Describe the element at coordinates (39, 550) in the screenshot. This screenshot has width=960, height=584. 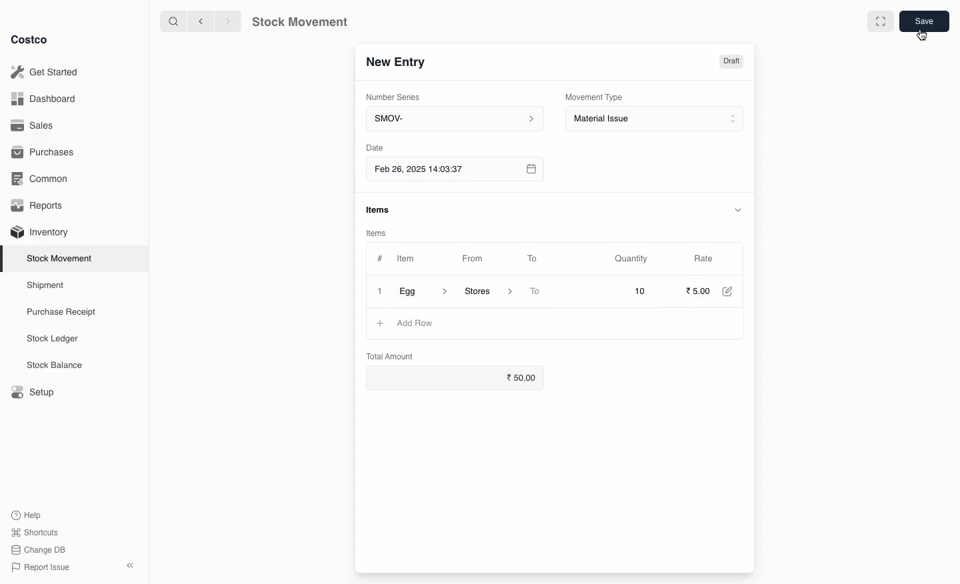
I see `Change DB` at that location.